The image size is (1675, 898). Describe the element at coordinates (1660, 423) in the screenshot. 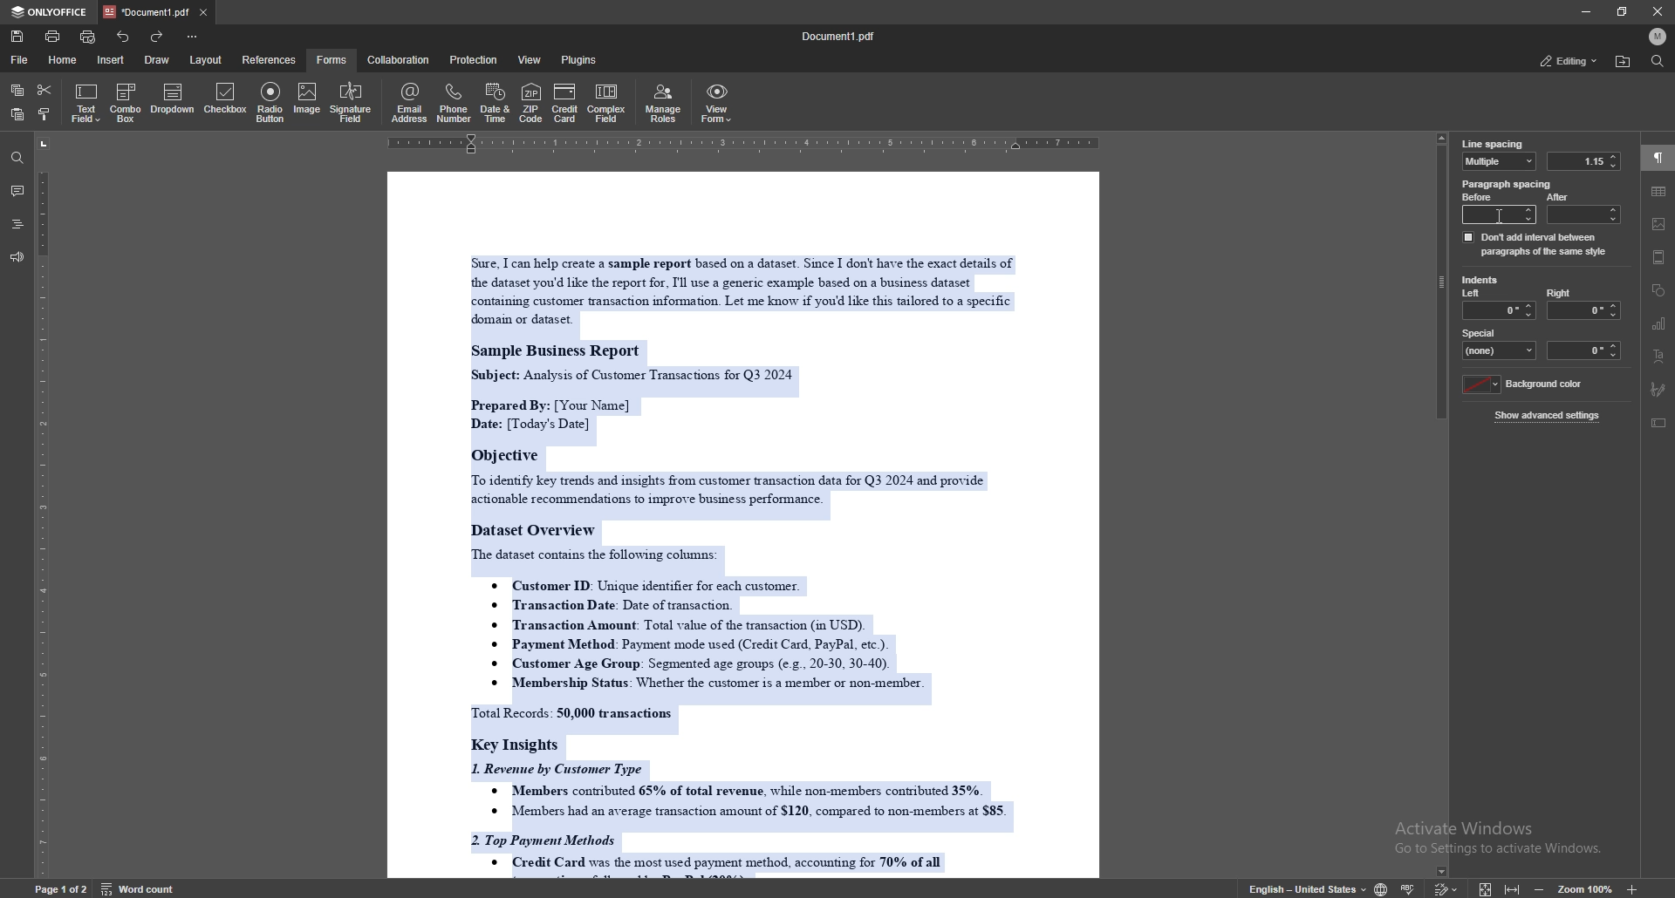

I see `text box` at that location.